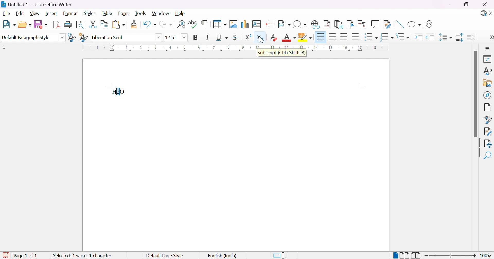 Image resolution: width=494 pixels, height=259 pixels. I want to click on Clear direct formatting, so click(274, 37).